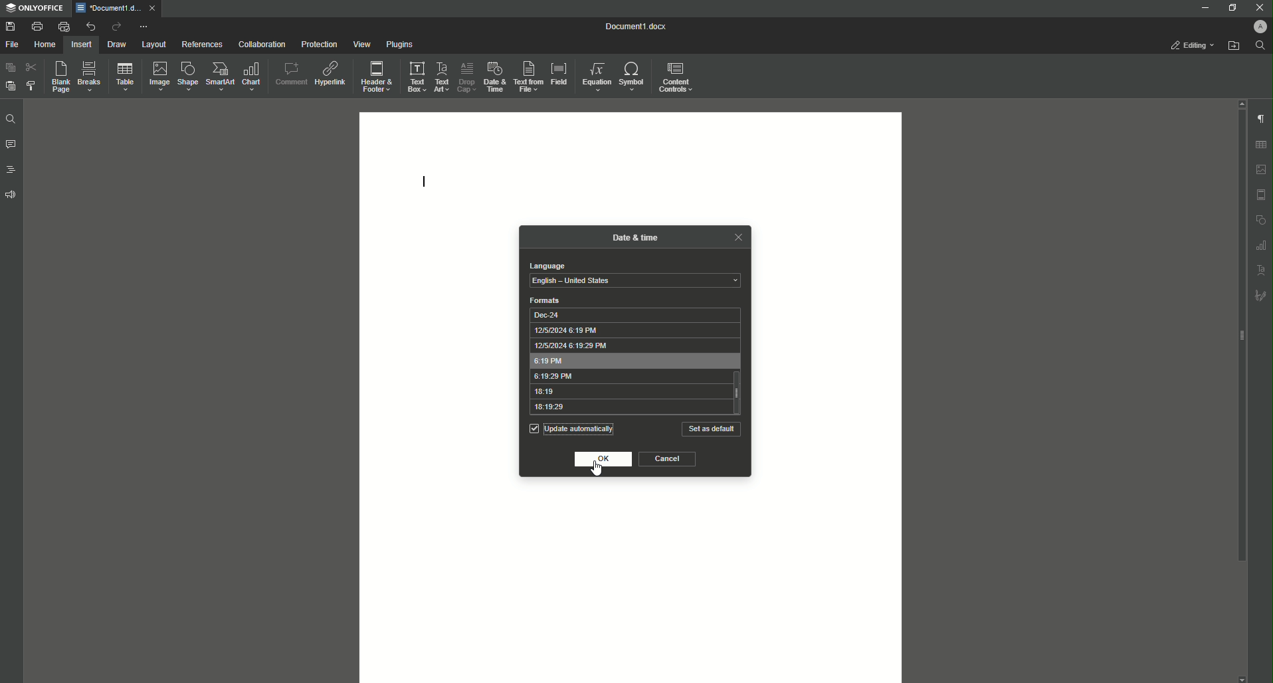  Describe the element at coordinates (34, 9) in the screenshot. I see `ONLYOFFICE` at that location.